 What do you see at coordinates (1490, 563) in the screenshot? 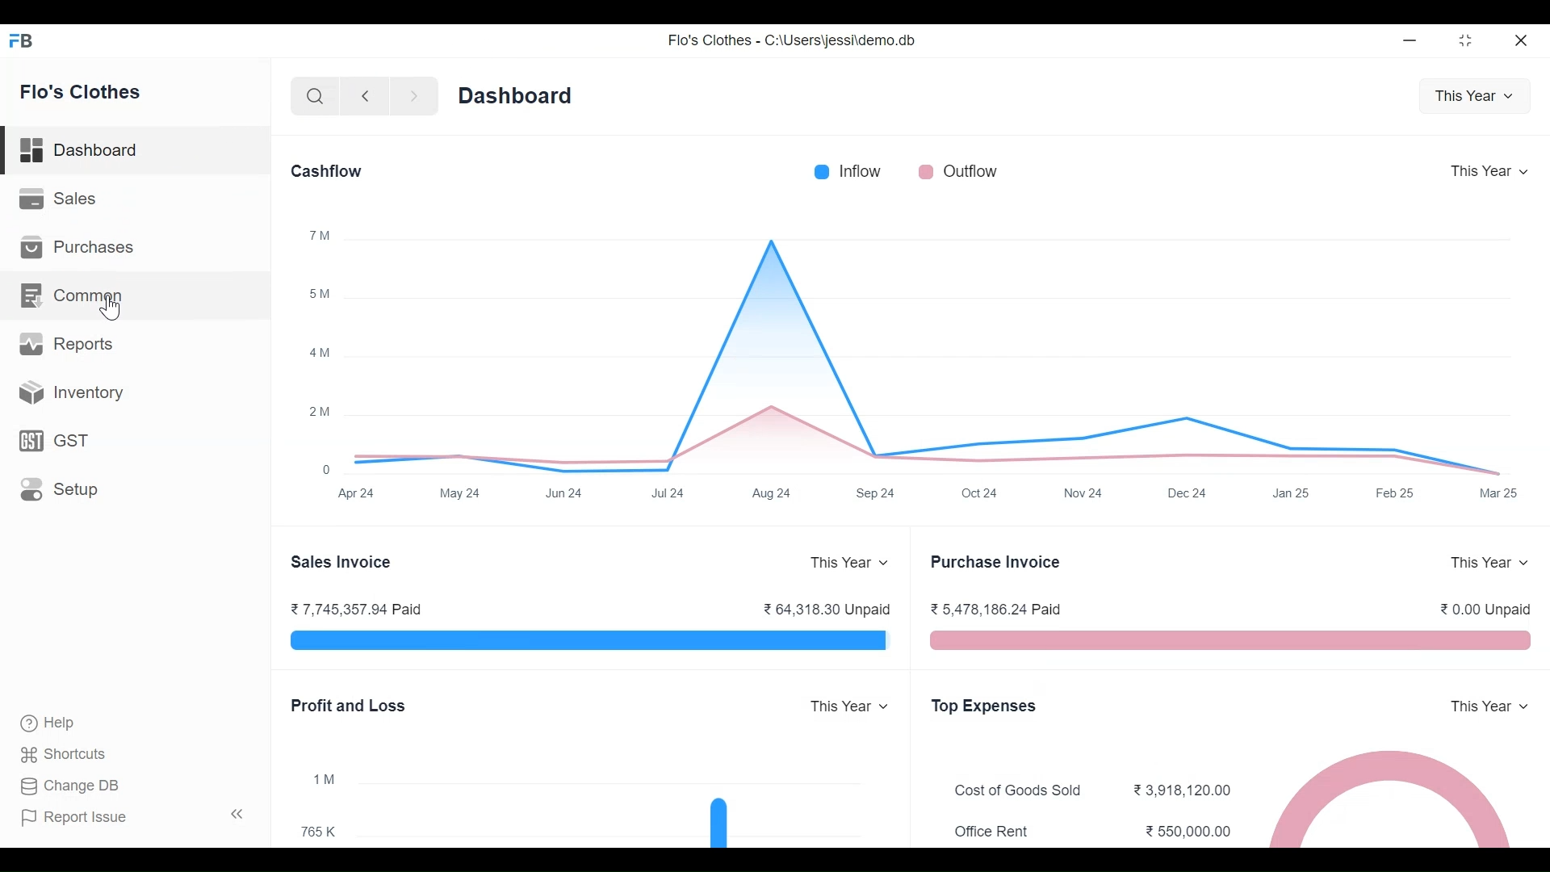
I see `This Year` at bounding box center [1490, 563].